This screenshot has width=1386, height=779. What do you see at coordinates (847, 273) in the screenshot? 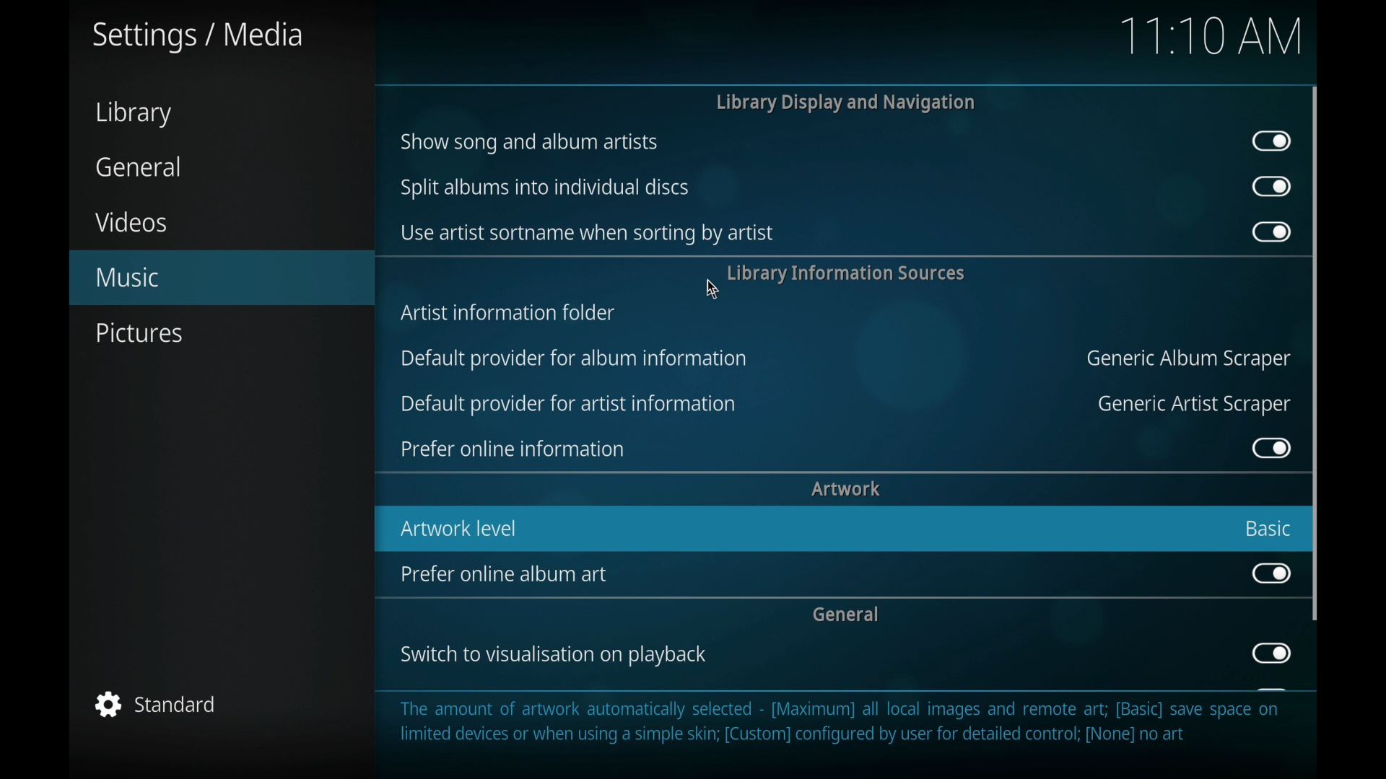
I see `library information sources` at bounding box center [847, 273].